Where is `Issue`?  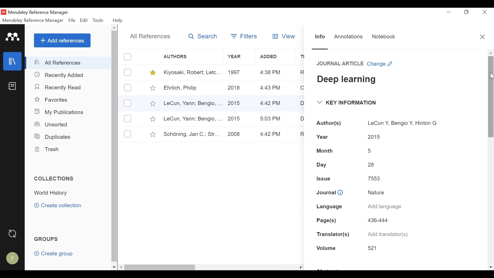 Issue is located at coordinates (325, 178).